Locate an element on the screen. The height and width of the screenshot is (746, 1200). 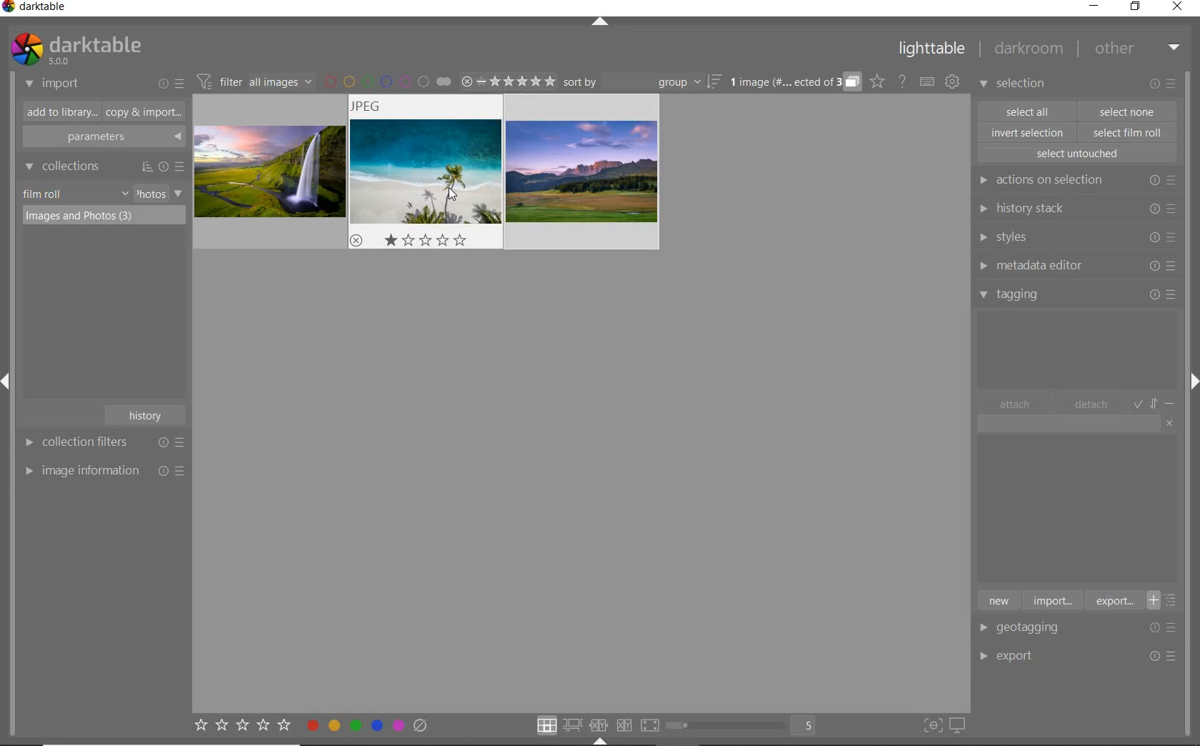
expand/collapse is located at coordinates (599, 24).